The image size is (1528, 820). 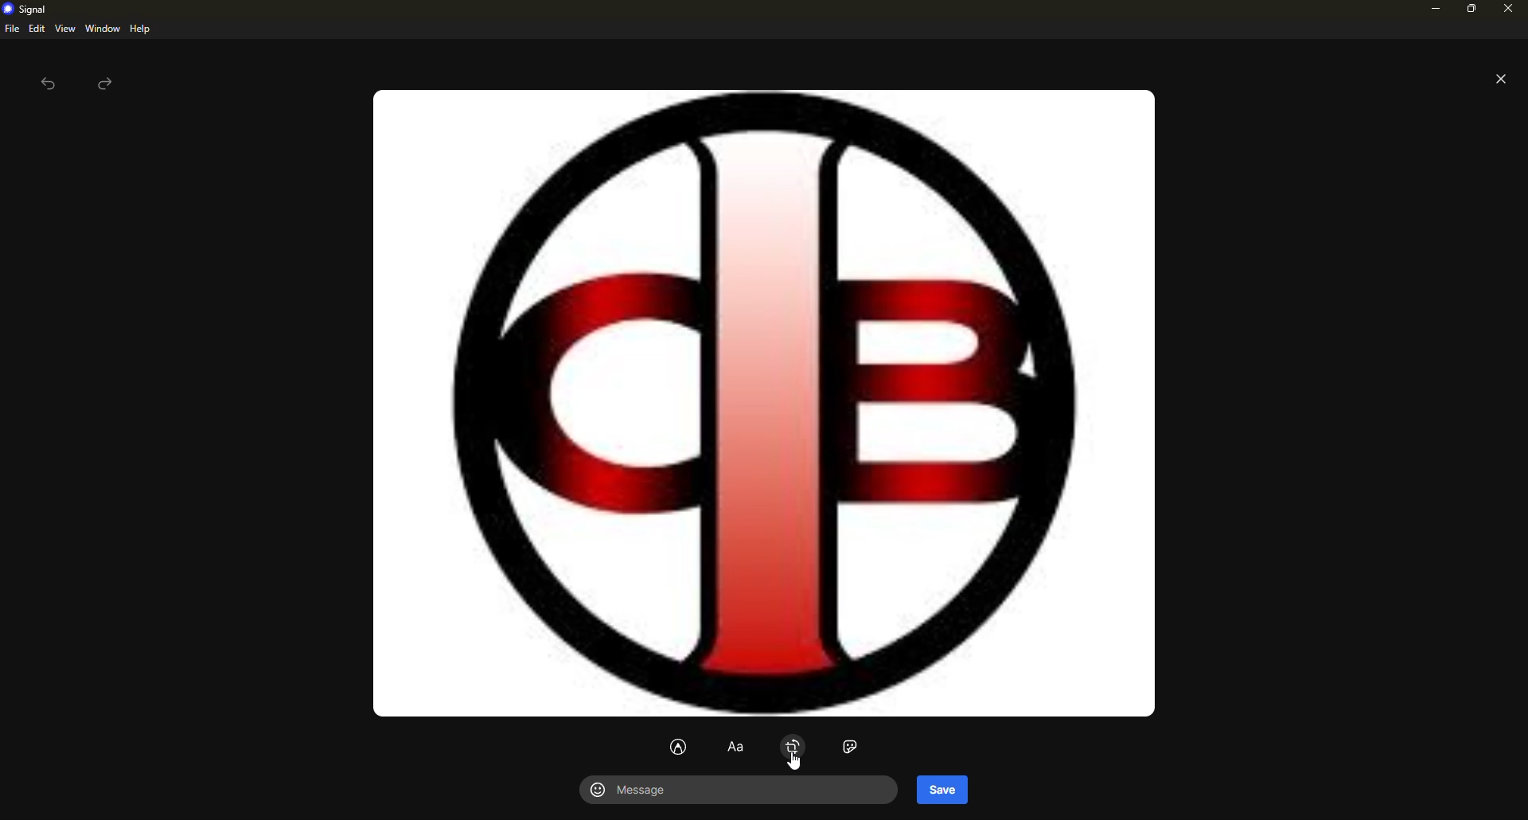 What do you see at coordinates (676, 747) in the screenshot?
I see `edit` at bounding box center [676, 747].